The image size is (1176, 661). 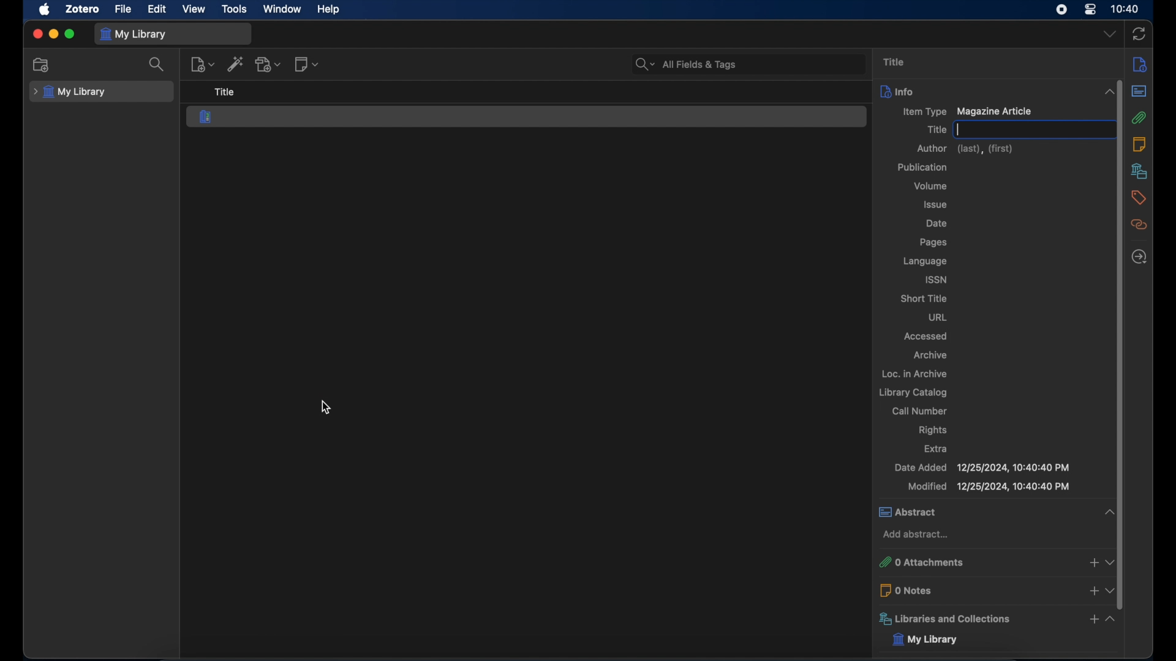 What do you see at coordinates (993, 590) in the screenshot?
I see `0 notes` at bounding box center [993, 590].